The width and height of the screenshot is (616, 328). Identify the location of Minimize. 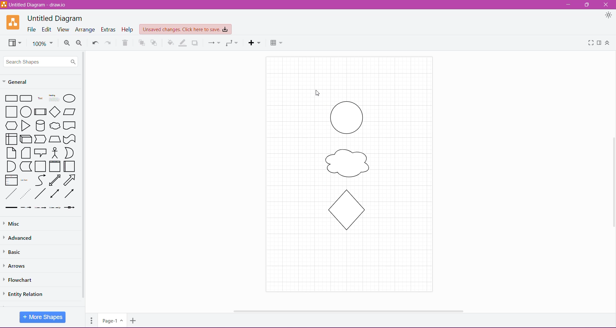
(568, 5).